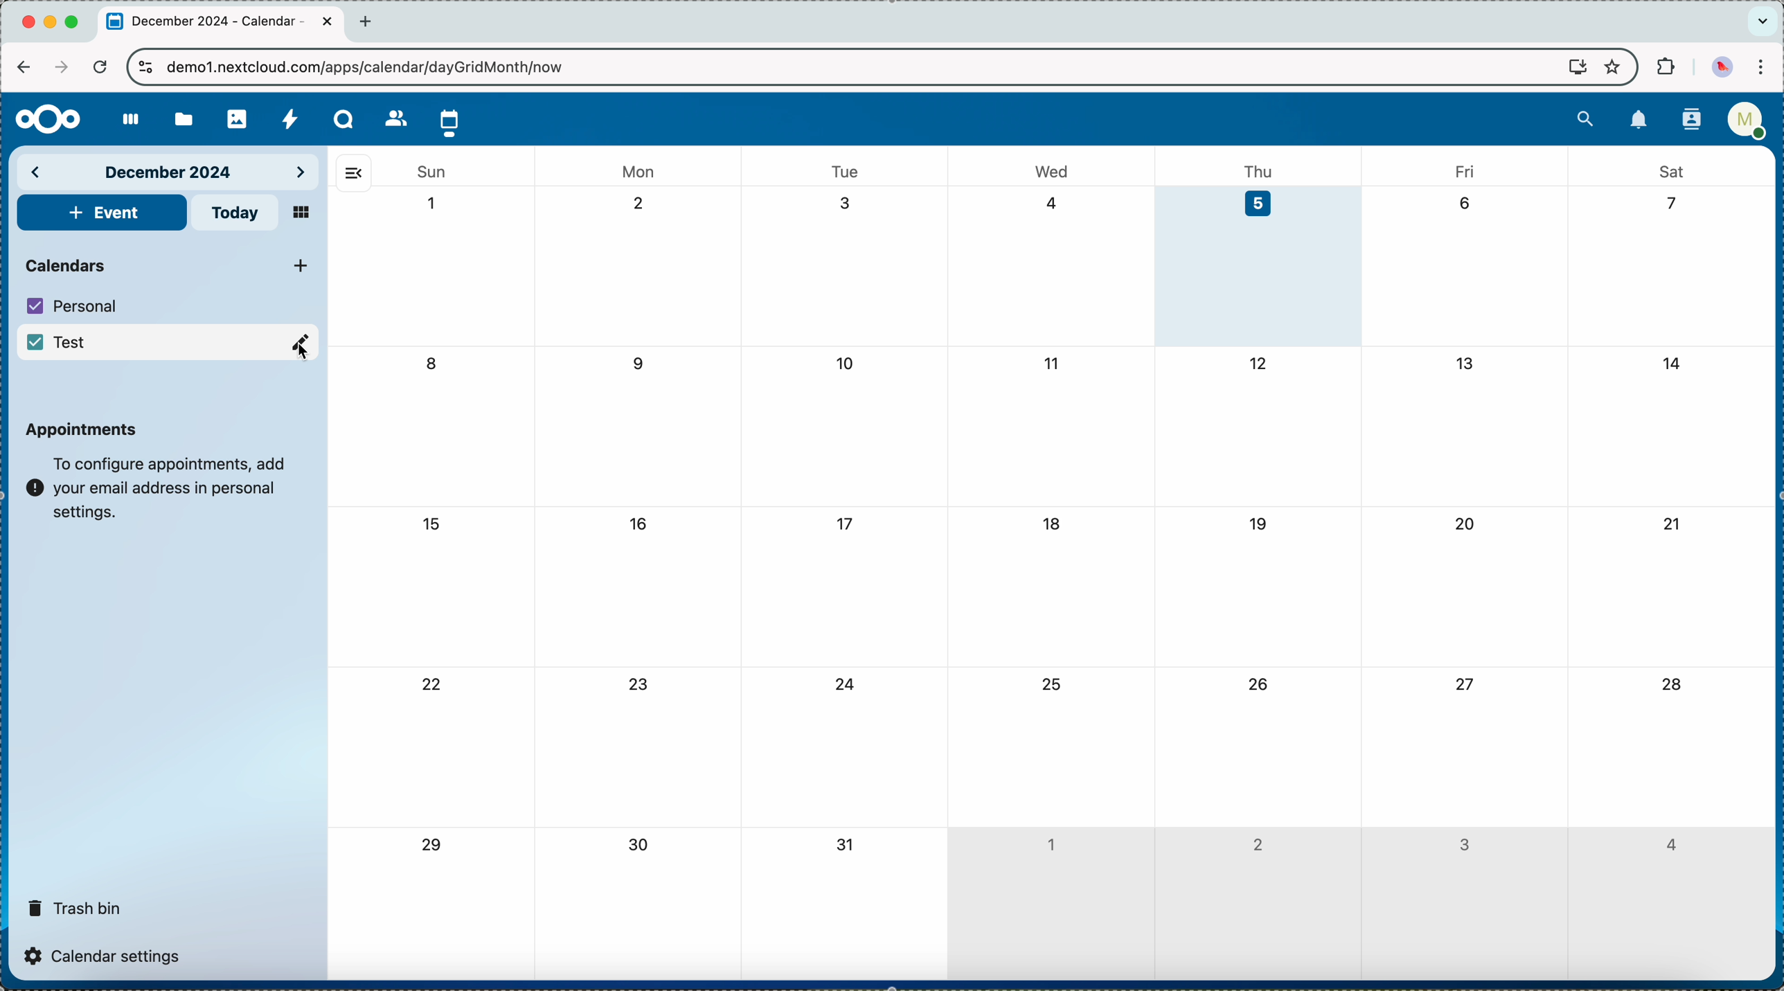 This screenshot has height=991, width=1784. Describe the element at coordinates (300, 266) in the screenshot. I see `click on add new calendar` at that location.